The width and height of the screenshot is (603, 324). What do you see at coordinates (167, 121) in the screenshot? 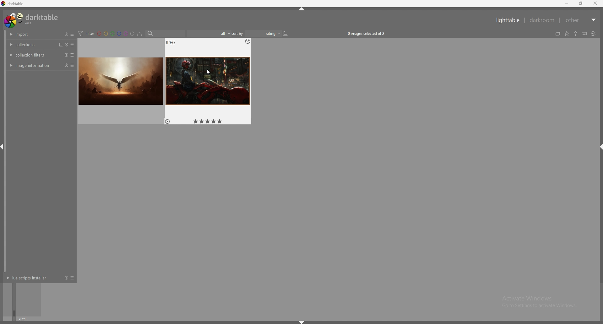
I see `reject` at bounding box center [167, 121].